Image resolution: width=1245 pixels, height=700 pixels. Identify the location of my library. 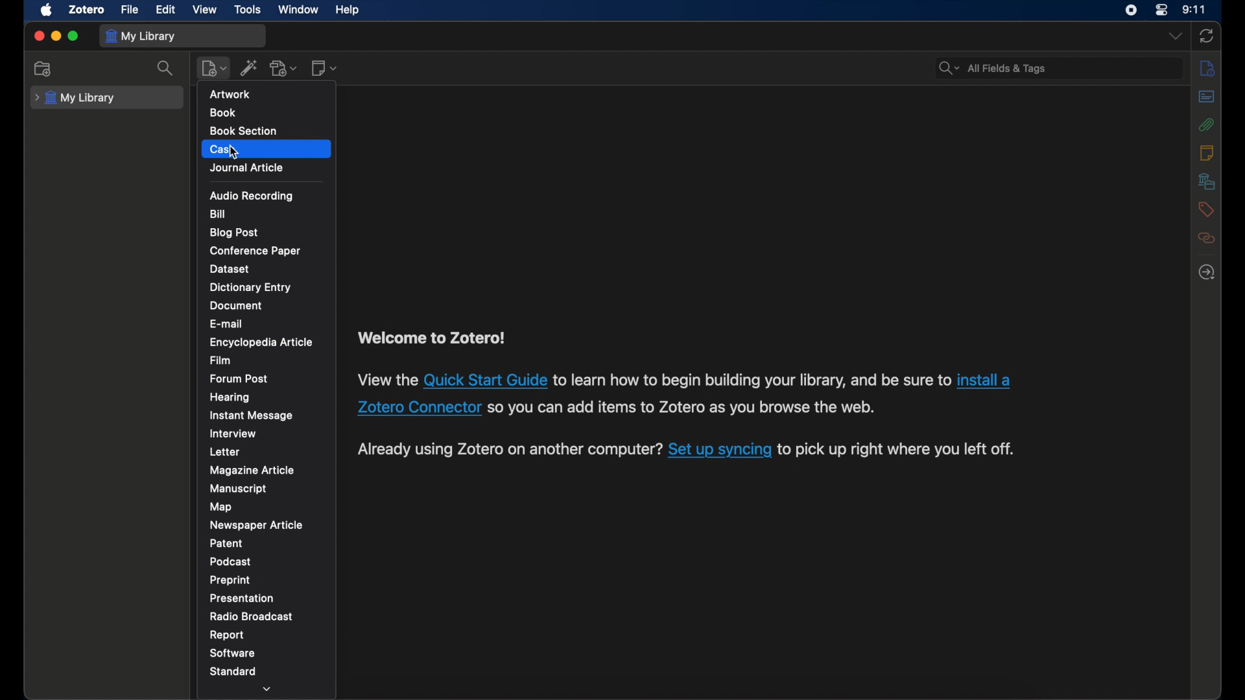
(77, 98).